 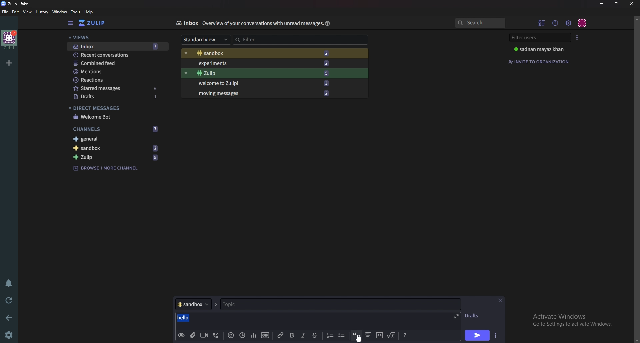 I want to click on Voice call, so click(x=216, y=335).